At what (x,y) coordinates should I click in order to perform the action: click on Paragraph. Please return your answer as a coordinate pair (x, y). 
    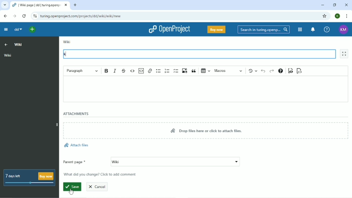
    Looking at the image, I should click on (83, 71).